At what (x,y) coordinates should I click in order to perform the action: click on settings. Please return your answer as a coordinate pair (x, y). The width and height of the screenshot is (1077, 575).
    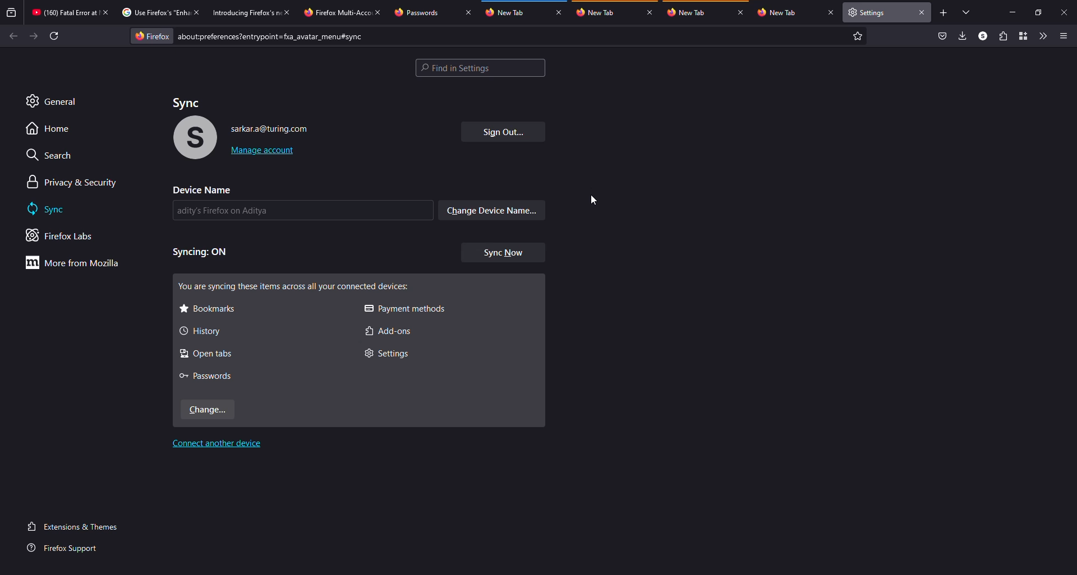
    Looking at the image, I should click on (481, 68).